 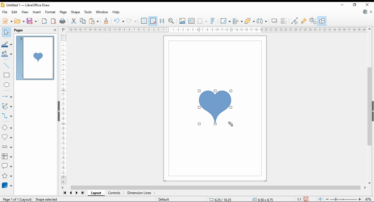 What do you see at coordinates (50, 12) in the screenshot?
I see `format` at bounding box center [50, 12].